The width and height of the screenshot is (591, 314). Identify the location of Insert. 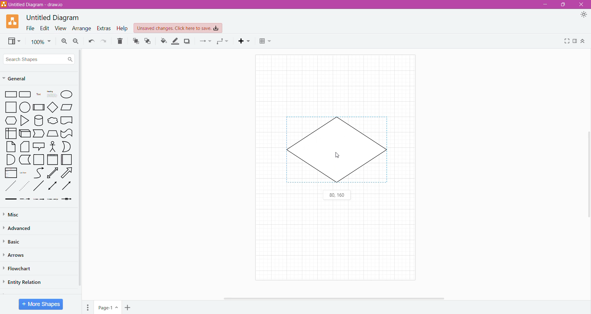
(245, 41).